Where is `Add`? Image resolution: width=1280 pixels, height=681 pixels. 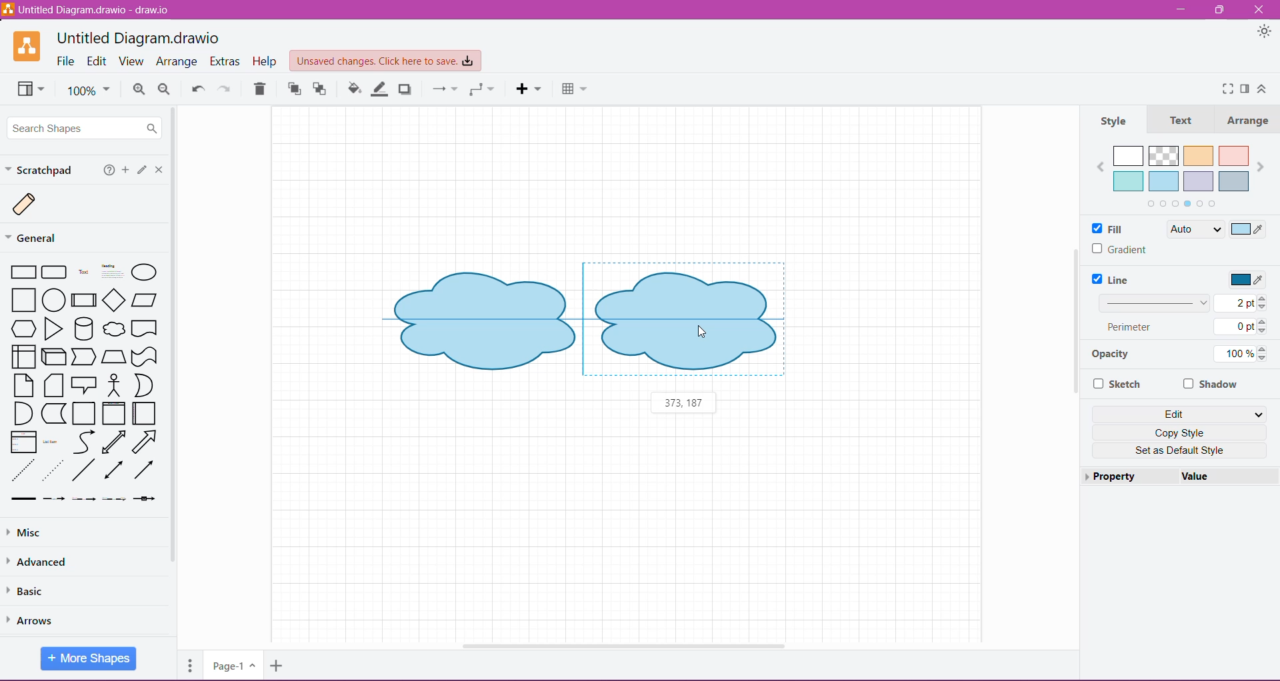 Add is located at coordinates (126, 170).